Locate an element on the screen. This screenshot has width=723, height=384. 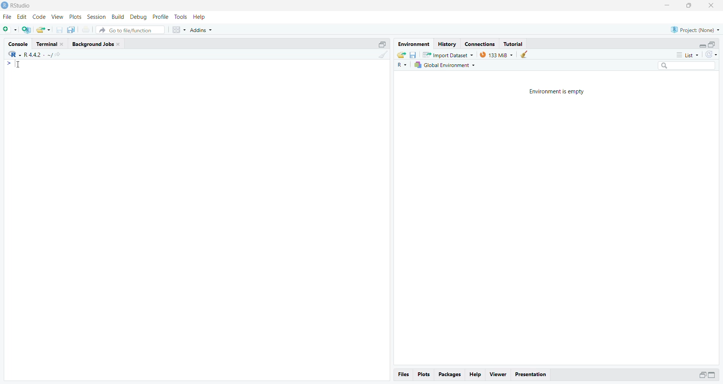
Save workspace as is located at coordinates (414, 55).